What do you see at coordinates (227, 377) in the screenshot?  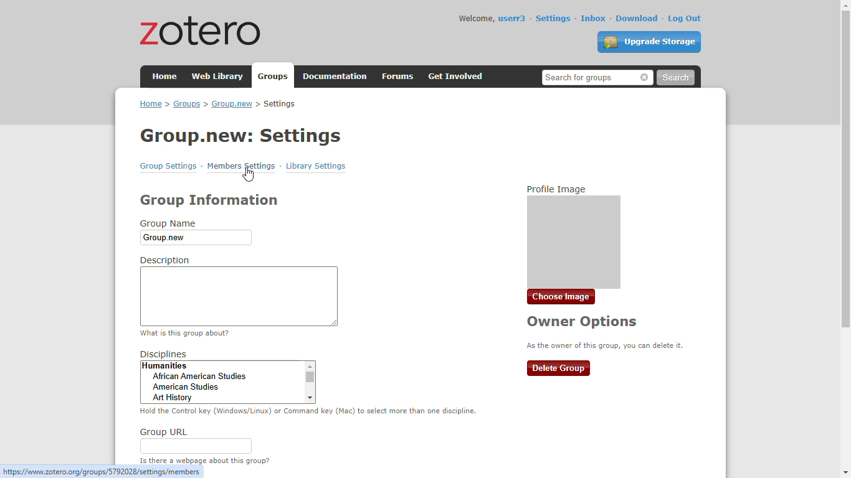 I see `disciplines` at bounding box center [227, 377].